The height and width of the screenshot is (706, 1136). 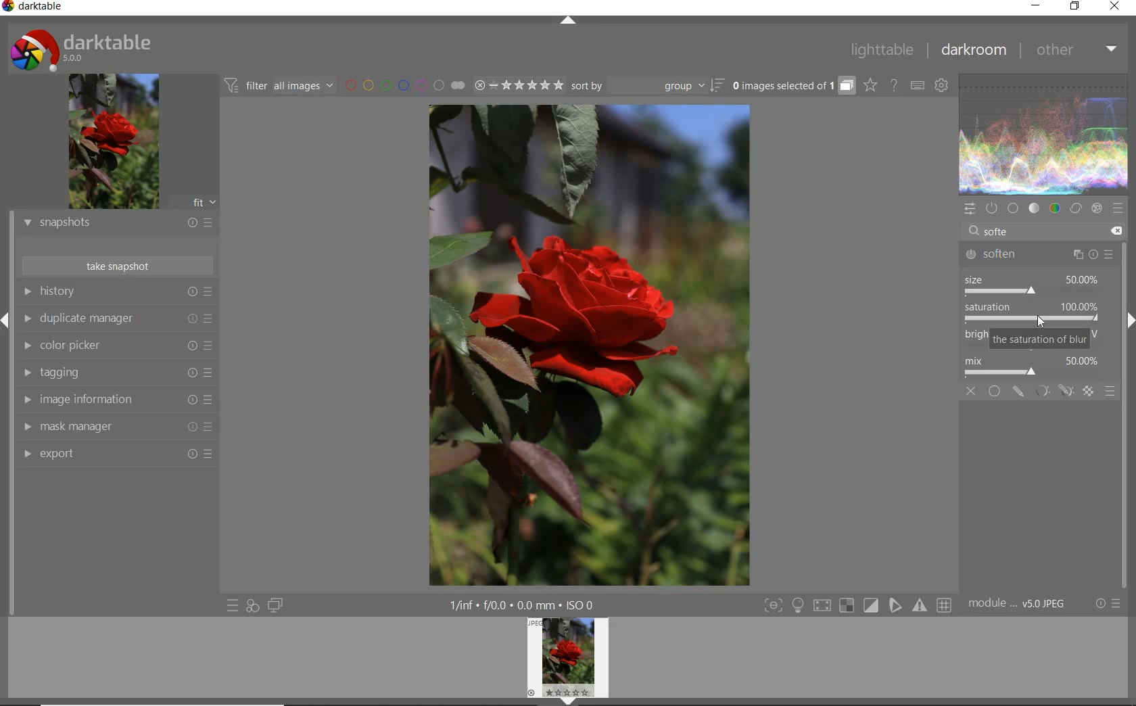 What do you see at coordinates (403, 87) in the screenshot?
I see `filter images by color labels` at bounding box center [403, 87].